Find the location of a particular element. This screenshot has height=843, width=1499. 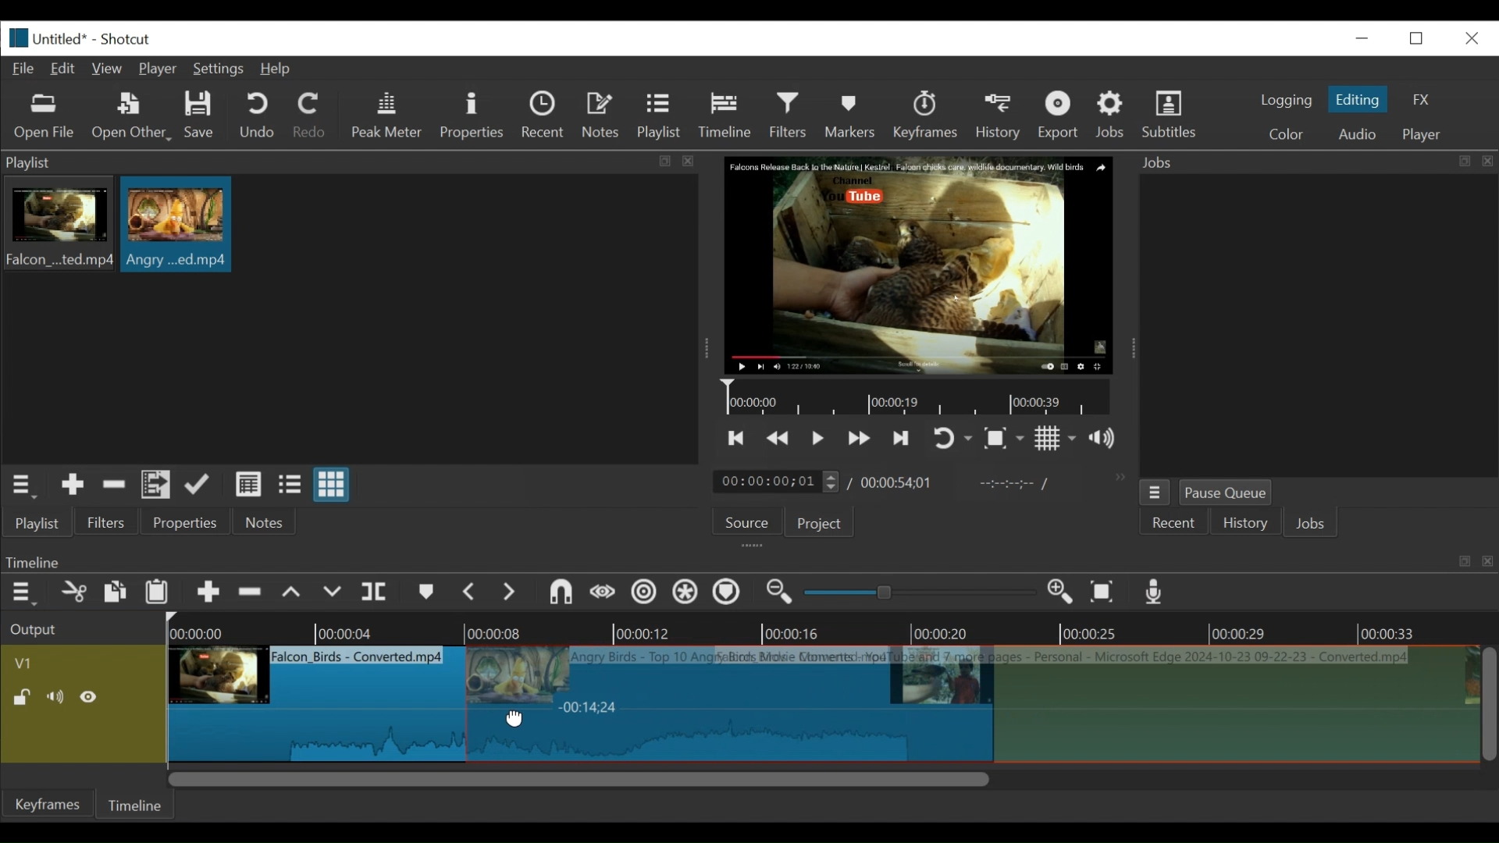

Subtitles is located at coordinates (1170, 115).